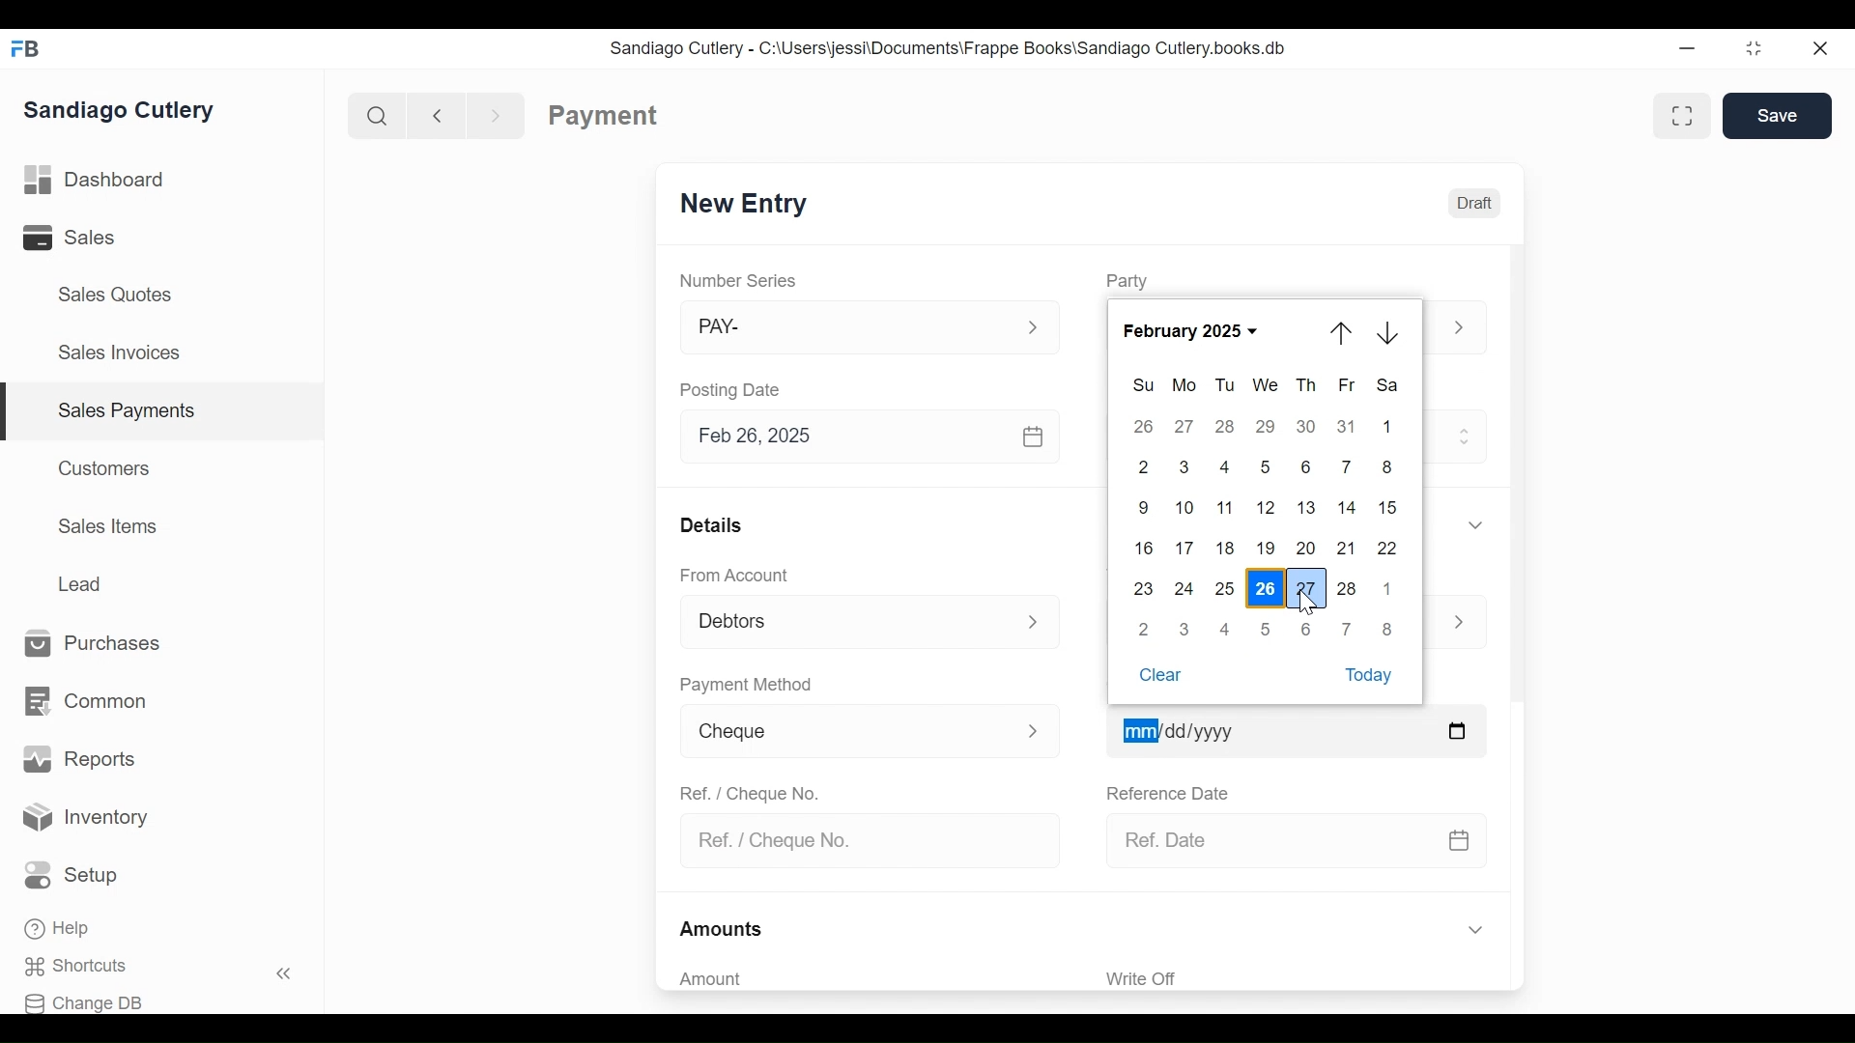 The height and width of the screenshot is (1043, 1855). I want to click on Toggle form and full width , so click(1689, 112).